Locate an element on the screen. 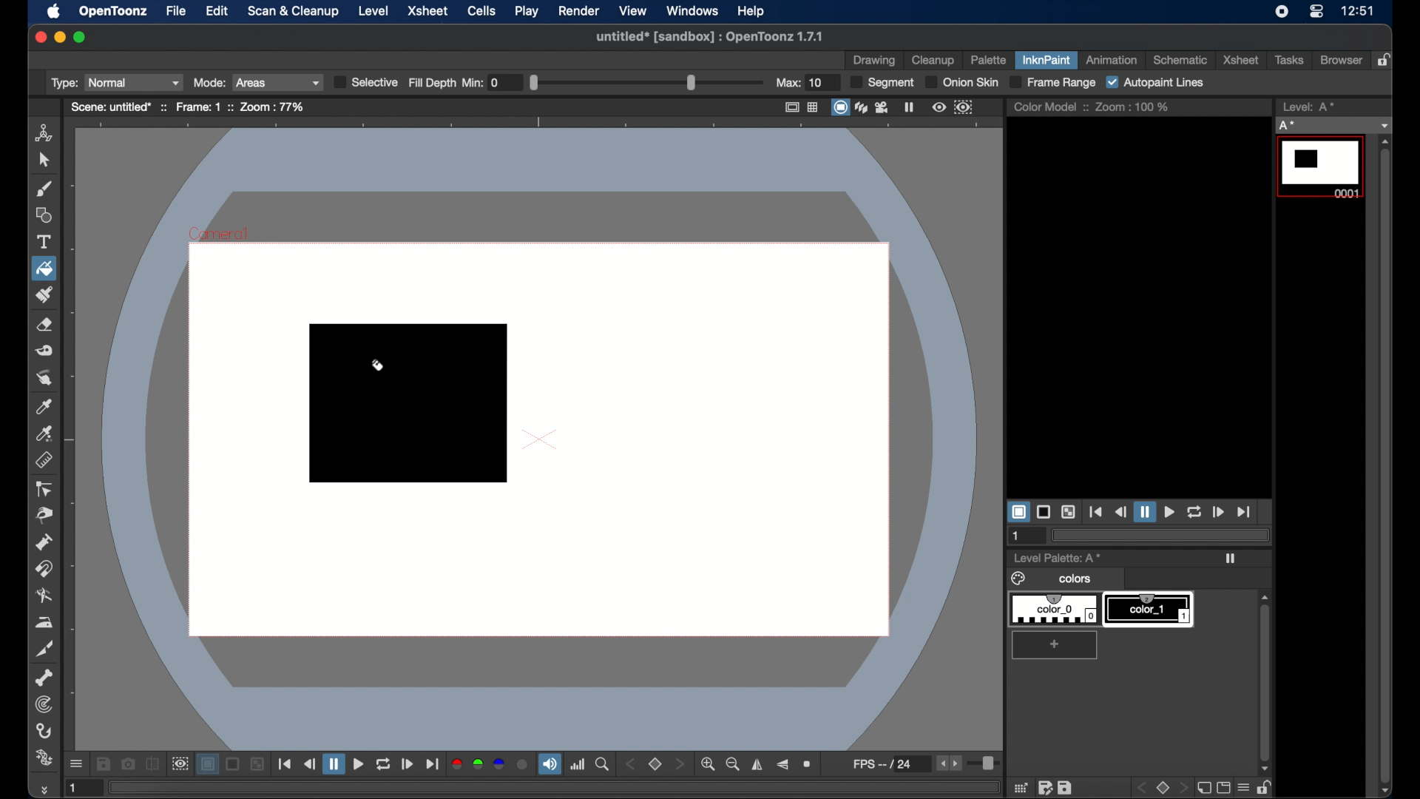  blender tool is located at coordinates (44, 597).